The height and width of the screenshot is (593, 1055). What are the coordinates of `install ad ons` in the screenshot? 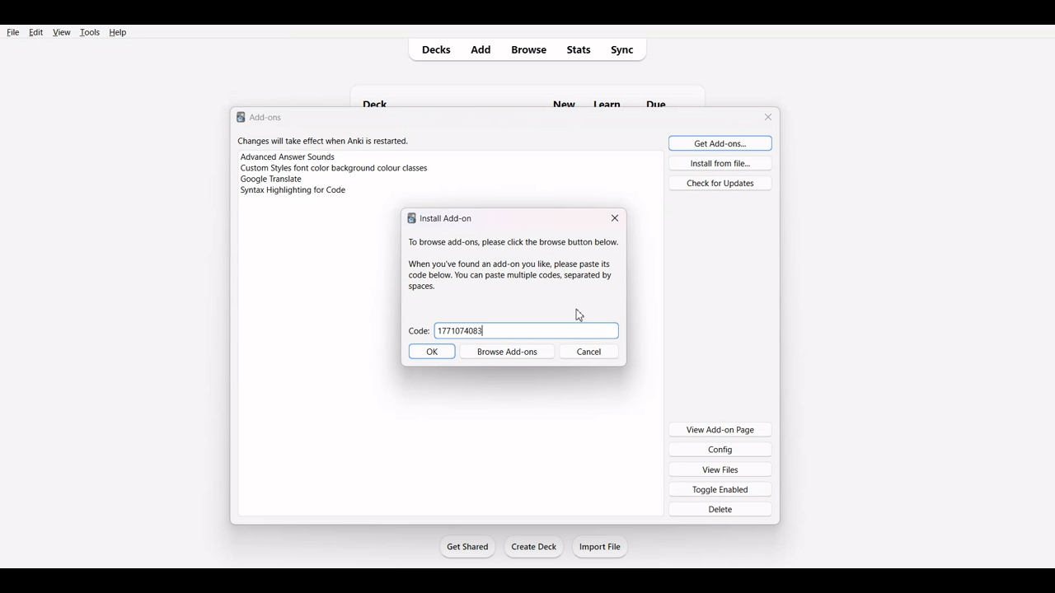 It's located at (443, 218).